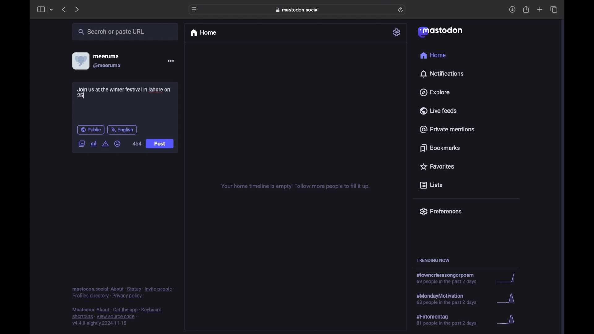 This screenshot has width=594, height=334. Describe the element at coordinates (401, 10) in the screenshot. I see `refresh` at that location.